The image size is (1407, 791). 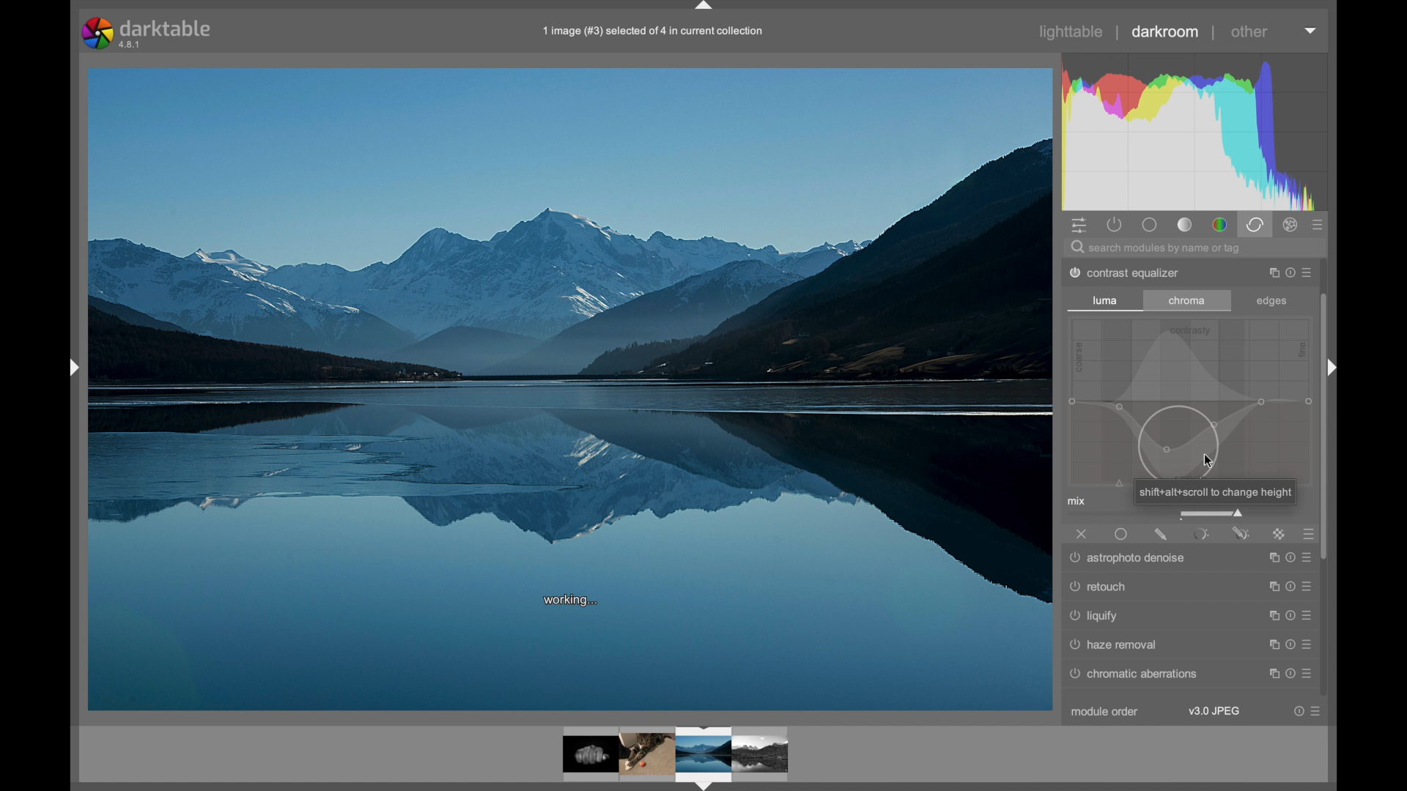 I want to click on show active  modules only, so click(x=1115, y=225).